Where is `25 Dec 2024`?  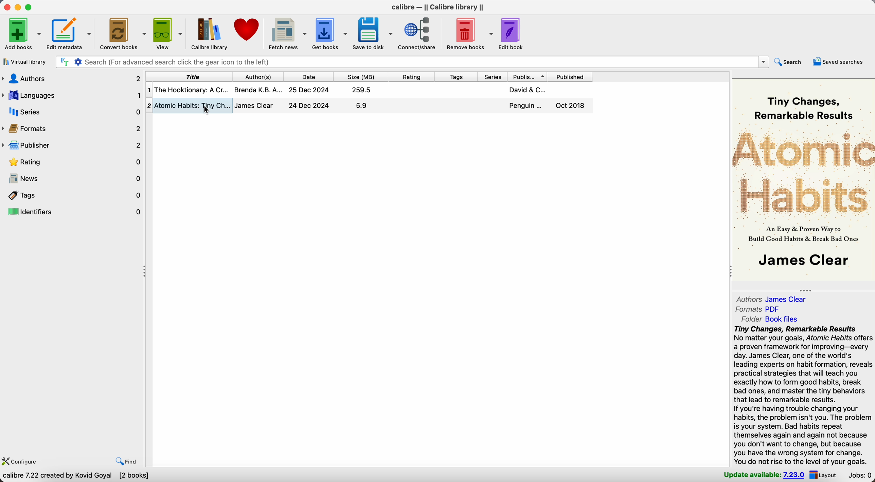
25 Dec 2024 is located at coordinates (309, 90).